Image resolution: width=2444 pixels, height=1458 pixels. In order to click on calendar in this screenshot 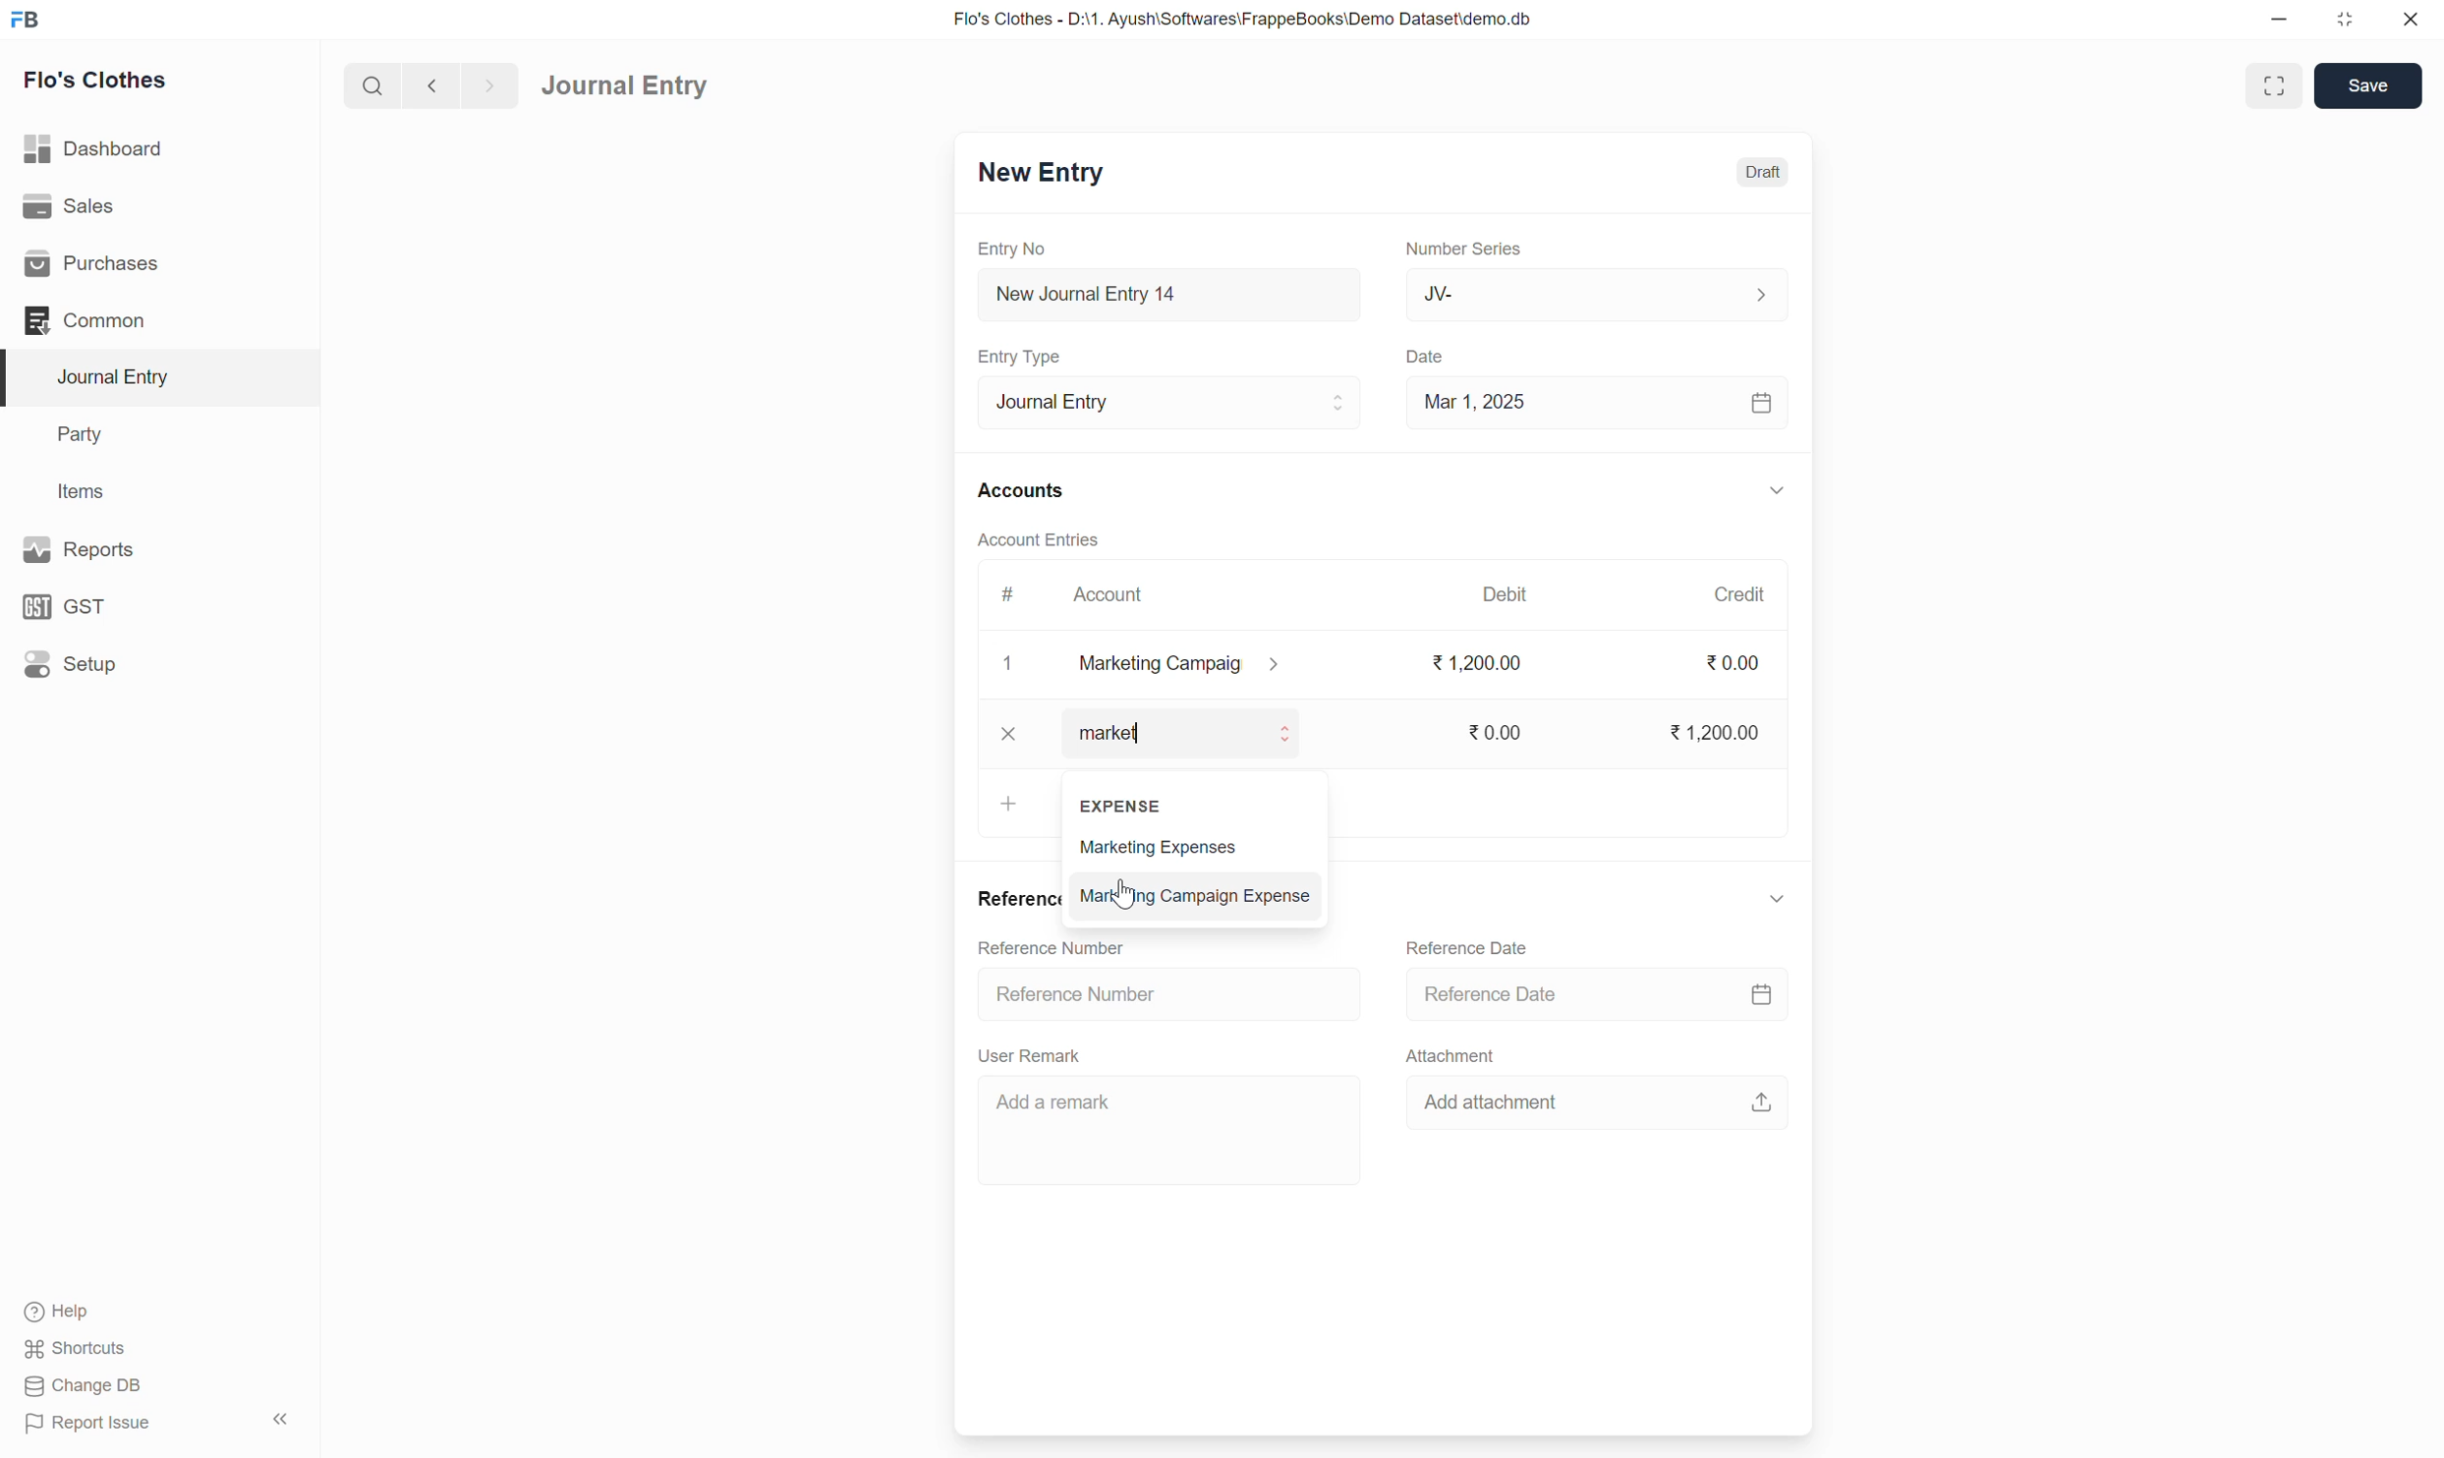, I will do `click(1760, 995)`.